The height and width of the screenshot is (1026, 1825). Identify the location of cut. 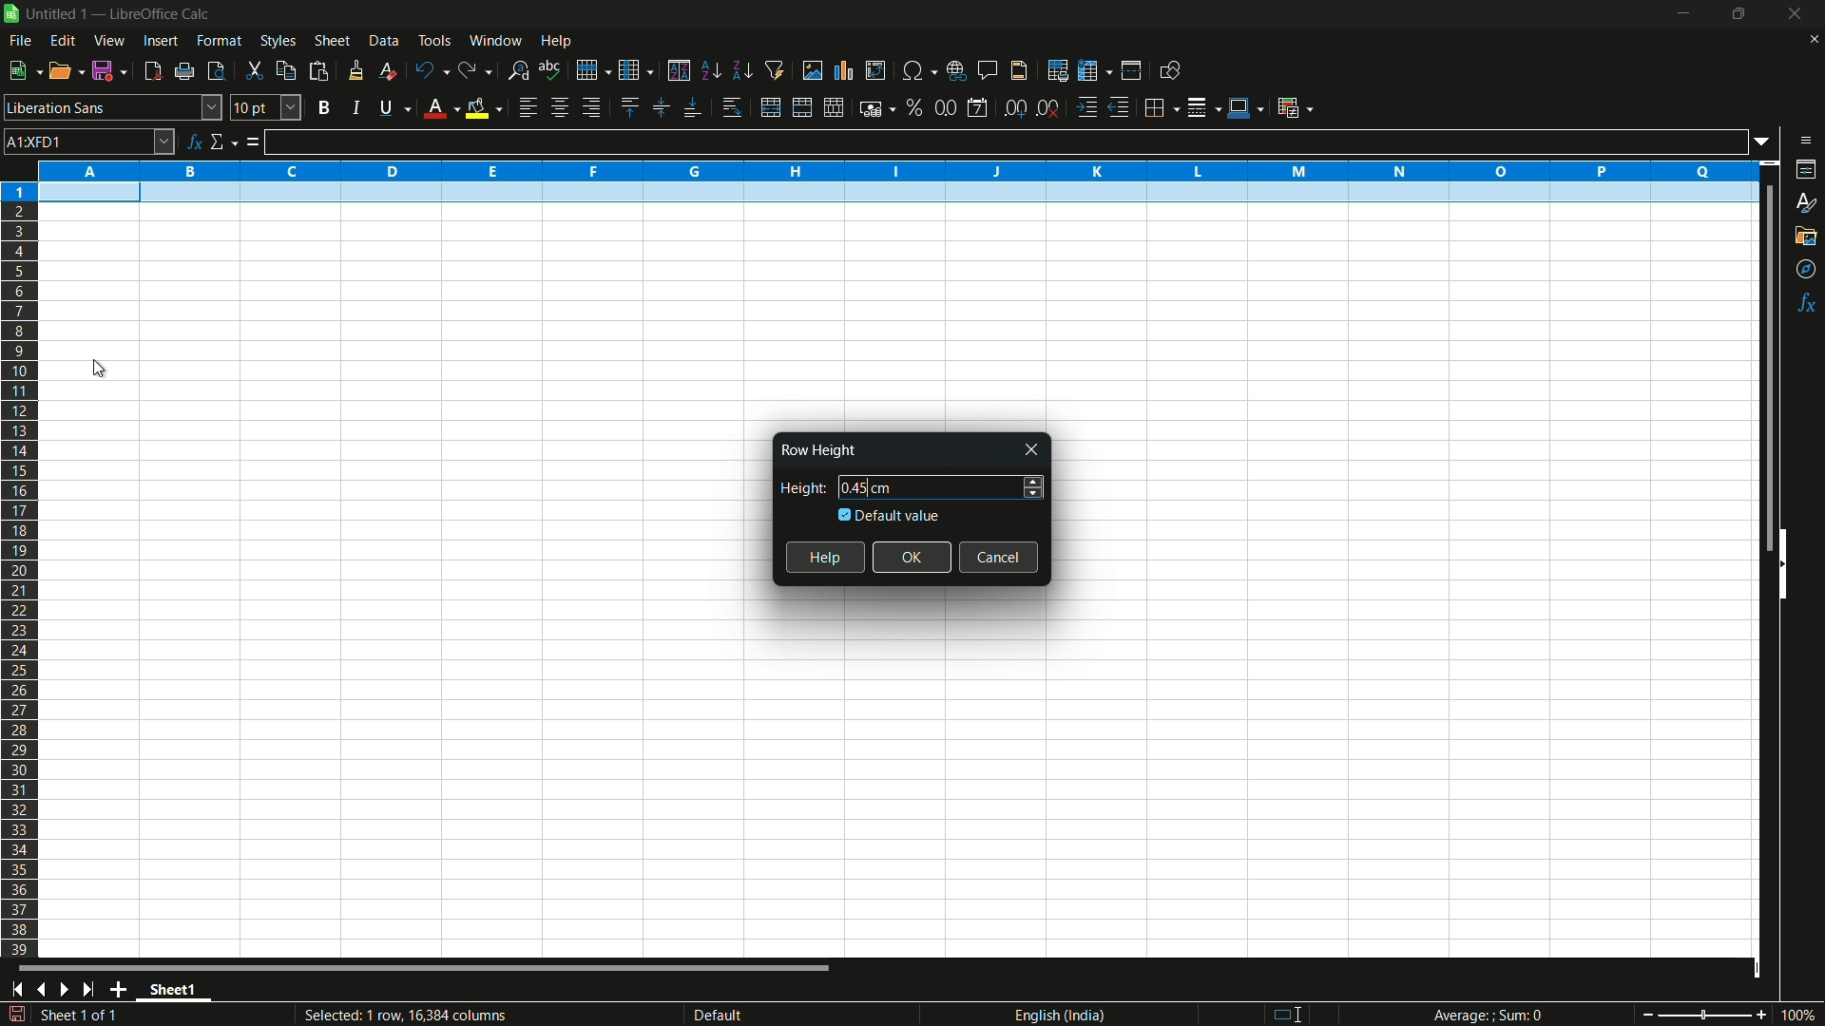
(254, 70).